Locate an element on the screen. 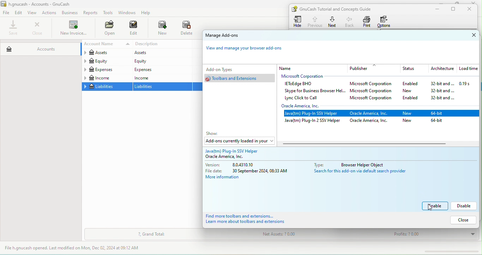 The image size is (482, 255). disable is located at coordinates (464, 206).